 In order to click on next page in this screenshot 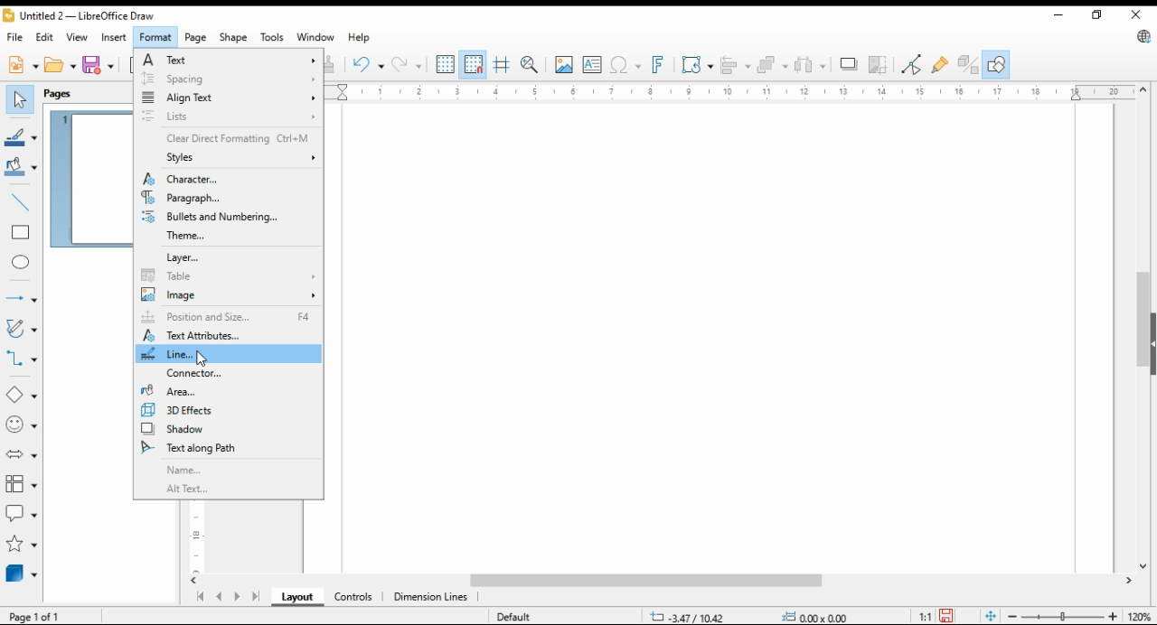, I will do `click(236, 597)`.